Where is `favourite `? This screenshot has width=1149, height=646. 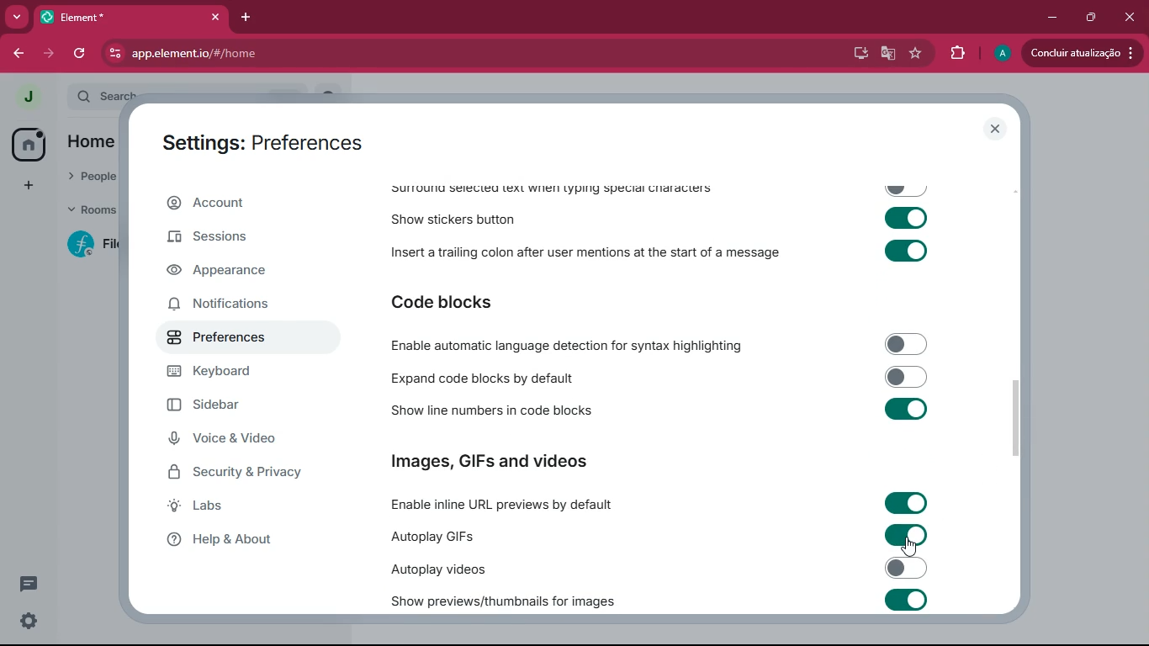 favourite  is located at coordinates (914, 55).